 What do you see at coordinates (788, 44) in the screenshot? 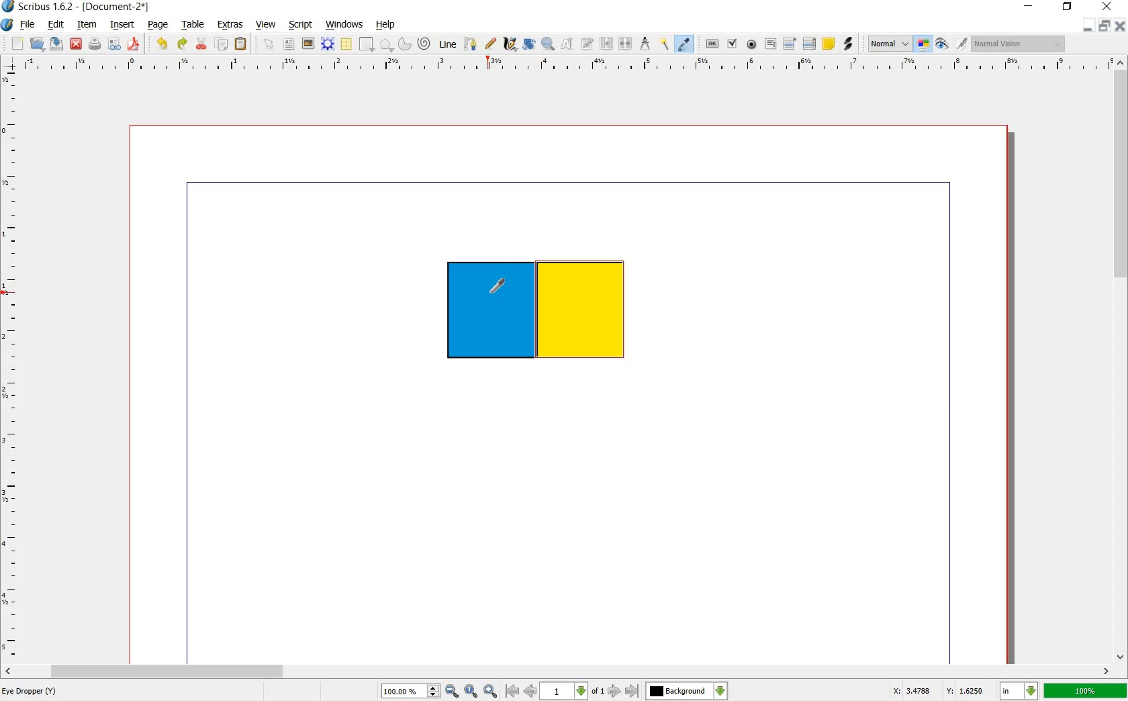
I see `pdf combo box` at bounding box center [788, 44].